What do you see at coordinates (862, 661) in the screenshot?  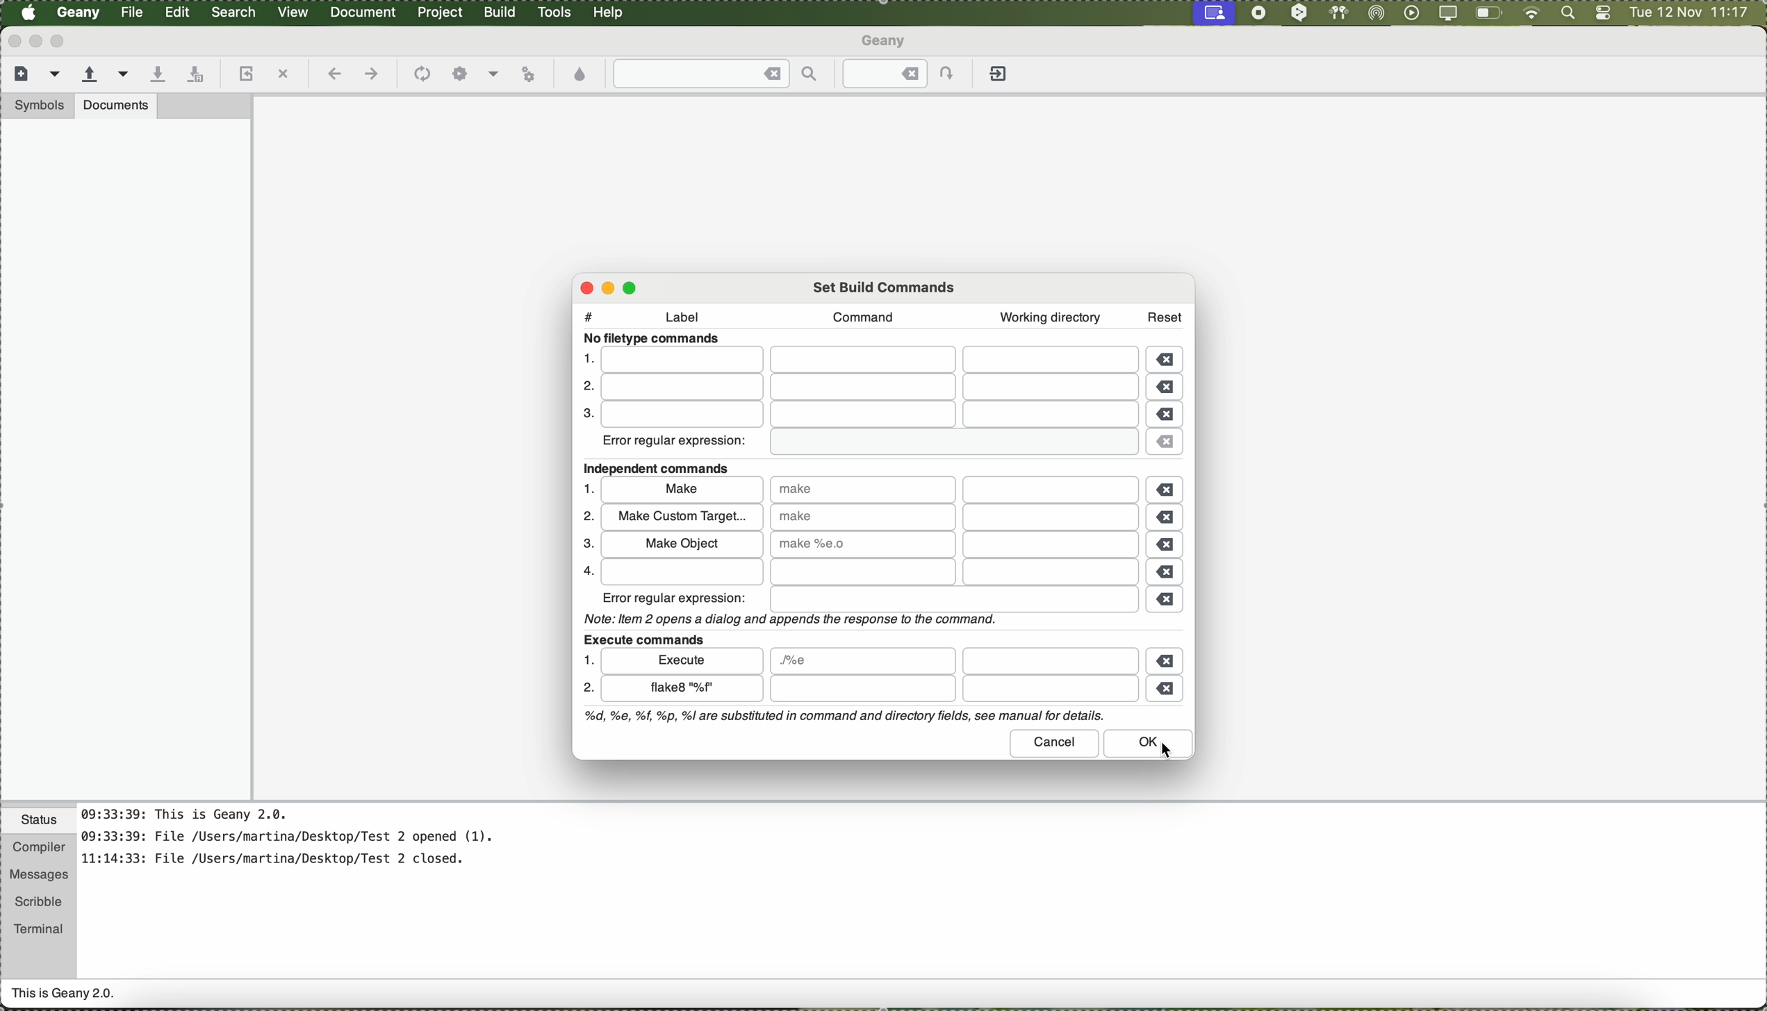 I see `file` at bounding box center [862, 661].